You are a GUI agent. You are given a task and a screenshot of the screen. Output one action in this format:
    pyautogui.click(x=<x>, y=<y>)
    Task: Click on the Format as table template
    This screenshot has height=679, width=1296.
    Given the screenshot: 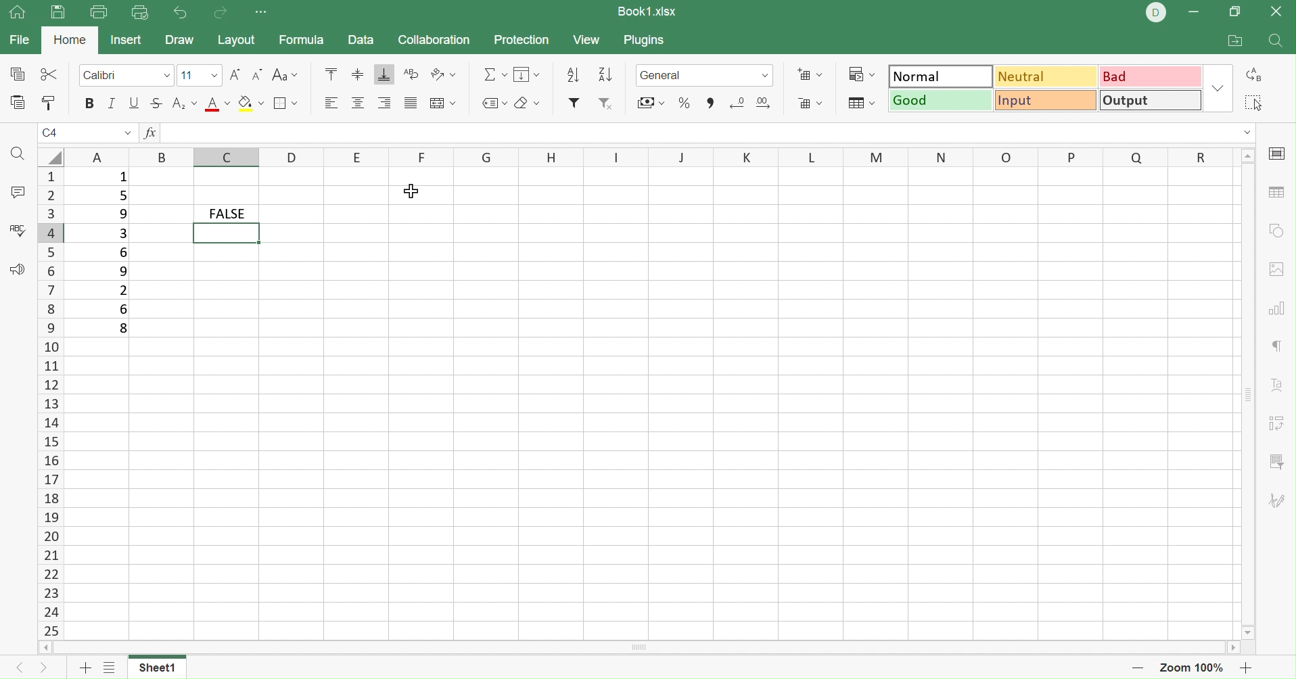 What is the action you would take?
    pyautogui.click(x=858, y=103)
    